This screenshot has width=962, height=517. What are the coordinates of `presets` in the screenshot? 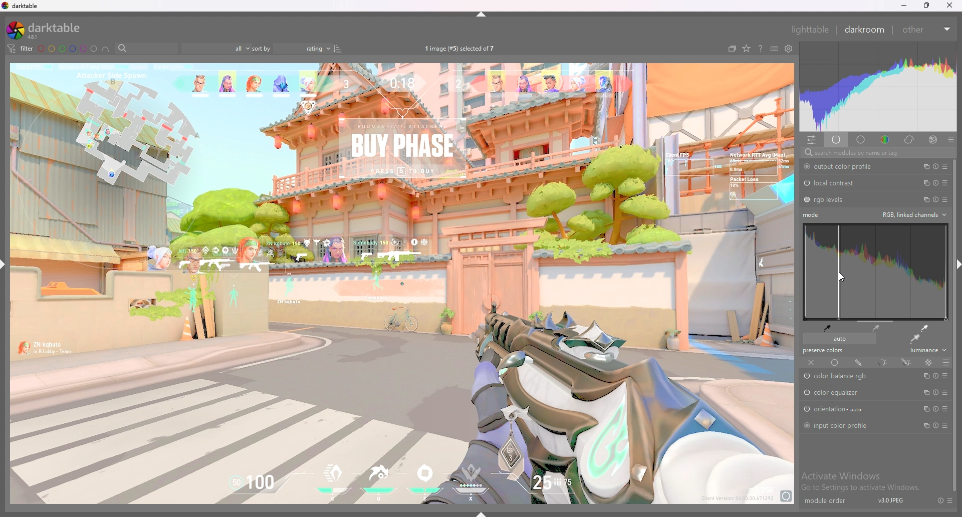 It's located at (945, 166).